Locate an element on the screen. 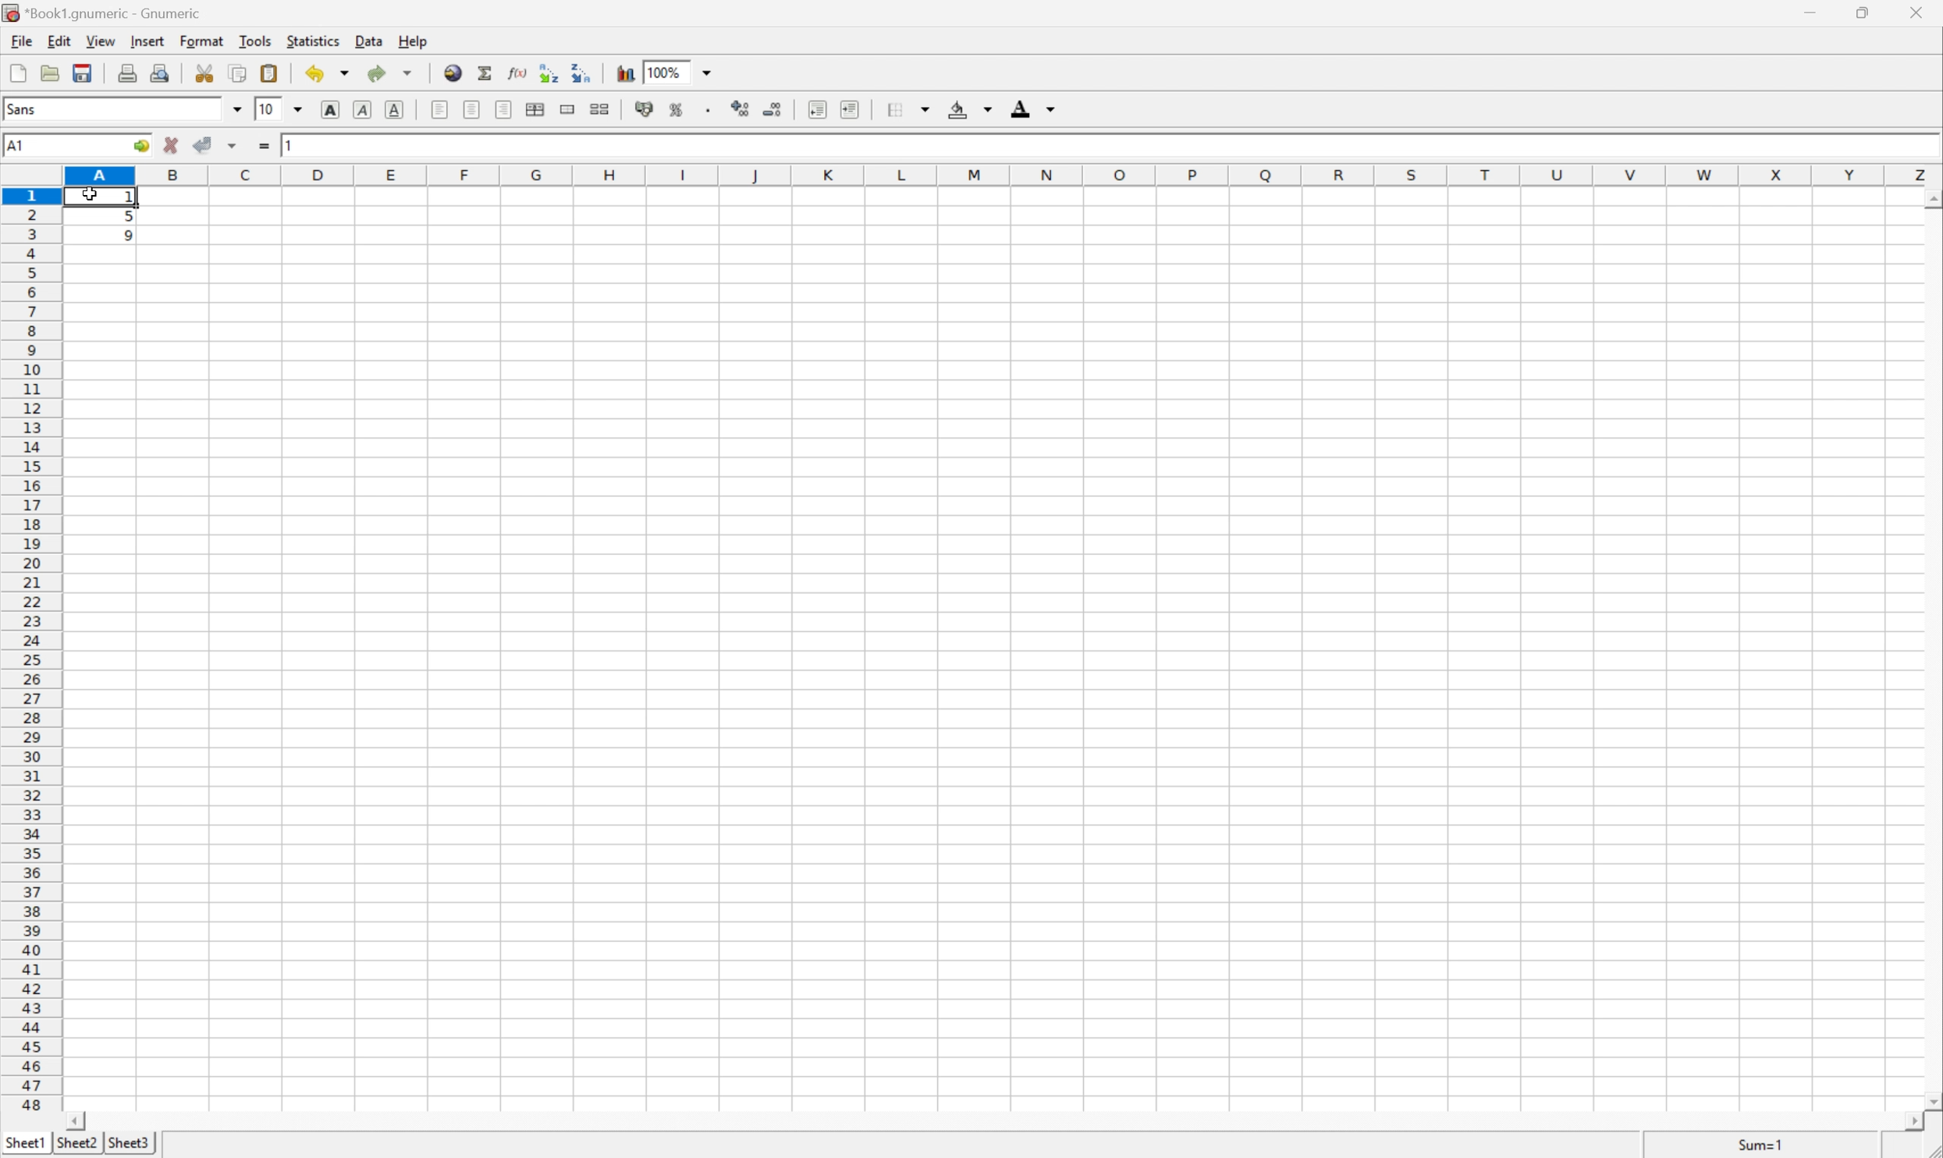 Image resolution: width=1943 pixels, height=1158 pixels. decrease indent is located at coordinates (819, 109).